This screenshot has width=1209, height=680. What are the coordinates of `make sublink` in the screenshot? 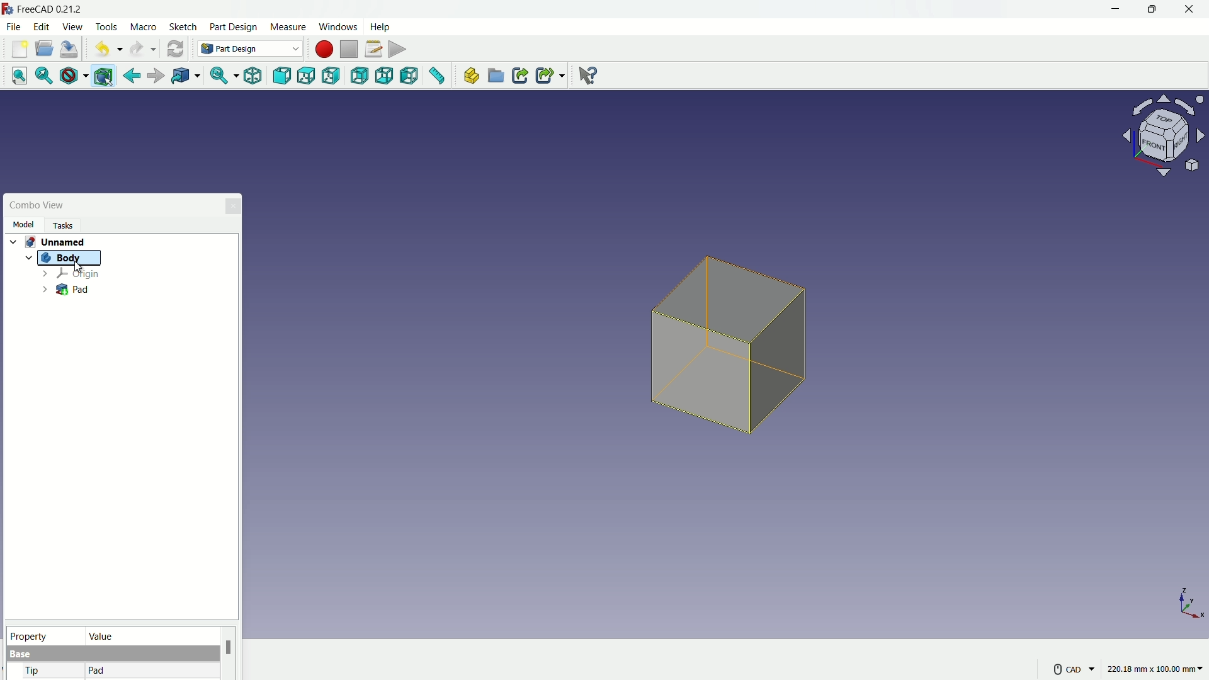 It's located at (550, 76).